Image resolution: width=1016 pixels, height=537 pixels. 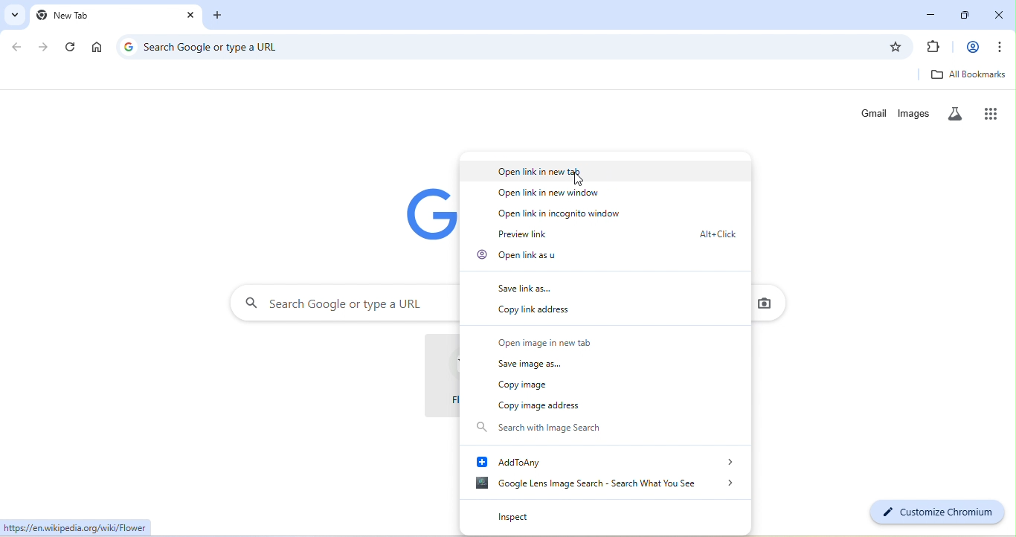 What do you see at coordinates (933, 48) in the screenshot?
I see `extensions` at bounding box center [933, 48].